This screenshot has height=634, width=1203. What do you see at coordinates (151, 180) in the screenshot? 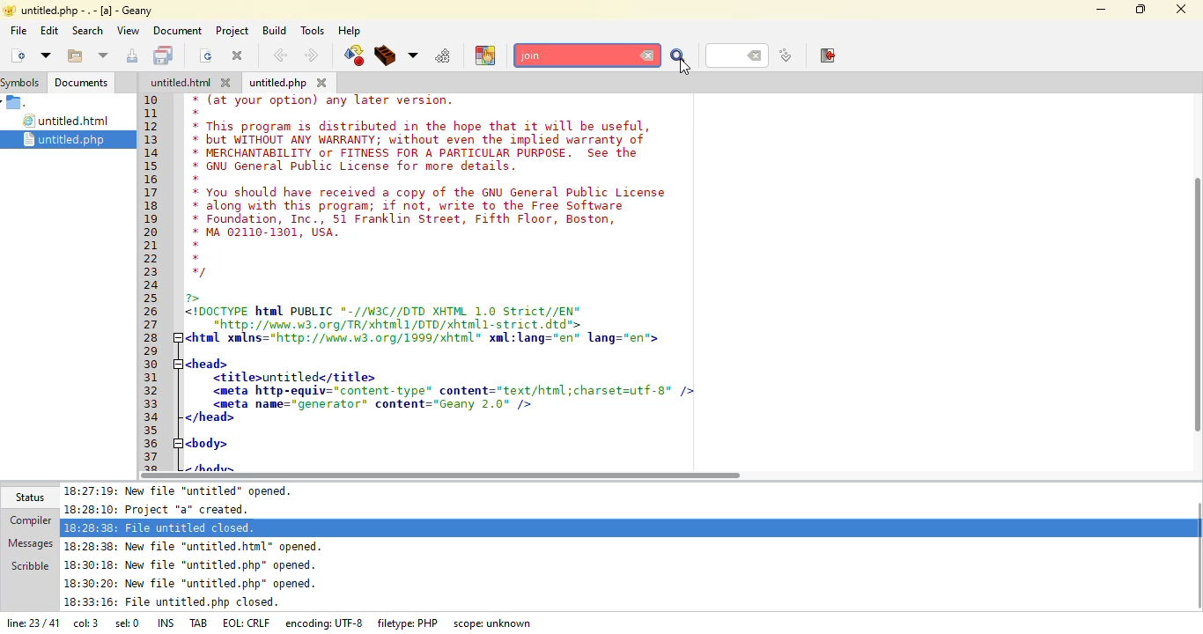
I see `16` at bounding box center [151, 180].